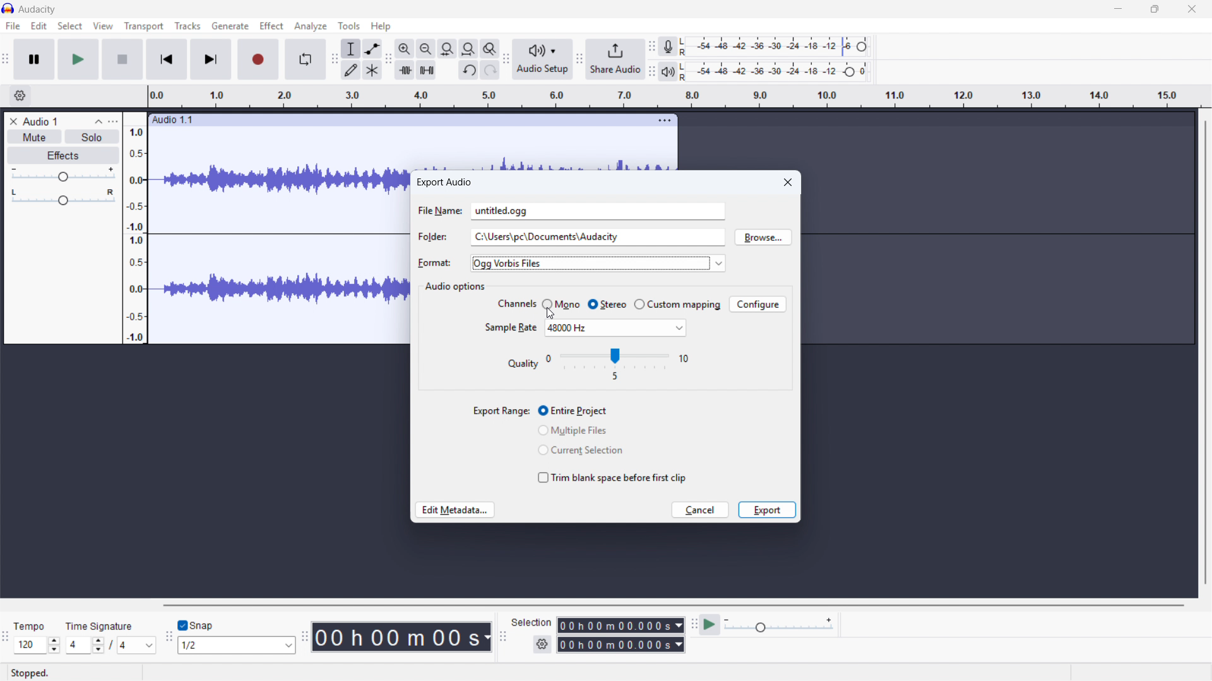  I want to click on channels, so click(516, 305).